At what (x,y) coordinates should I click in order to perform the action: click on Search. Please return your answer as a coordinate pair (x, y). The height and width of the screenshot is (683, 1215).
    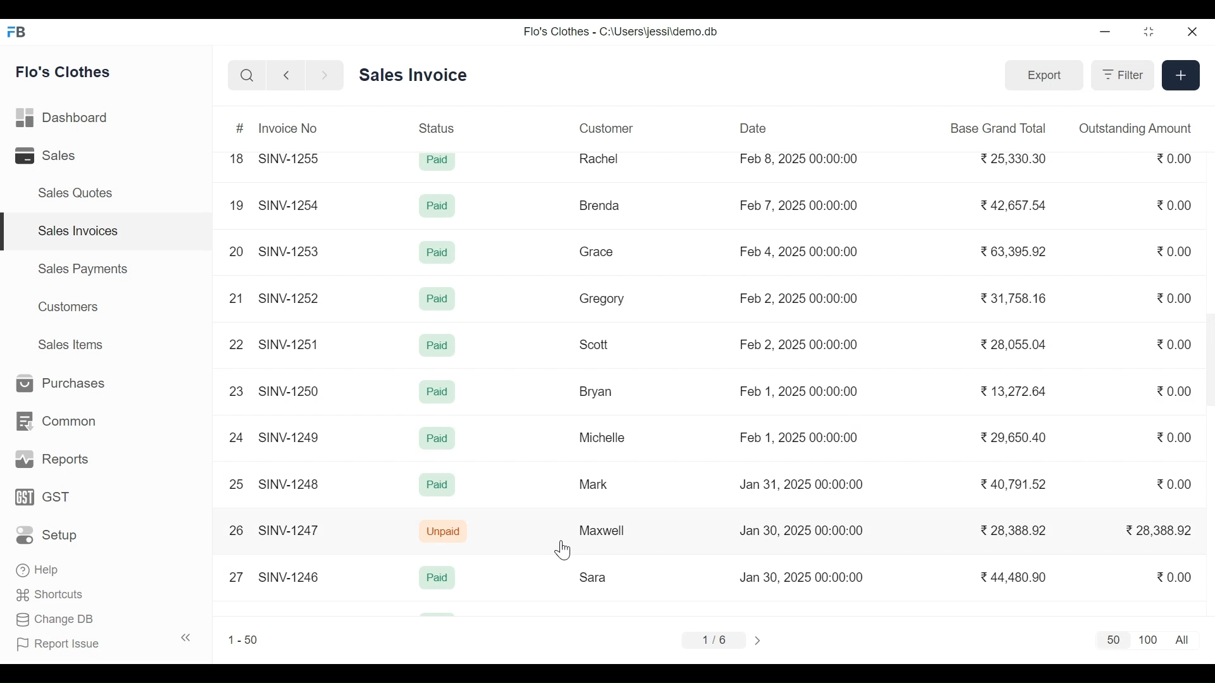
    Looking at the image, I should click on (247, 76).